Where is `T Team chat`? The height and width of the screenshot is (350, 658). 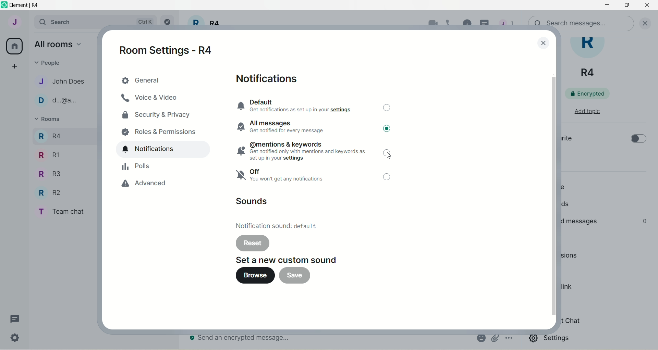
T Team chat is located at coordinates (59, 211).